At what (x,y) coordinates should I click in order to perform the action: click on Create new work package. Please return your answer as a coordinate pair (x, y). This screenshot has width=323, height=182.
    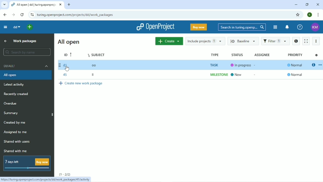
    Looking at the image, I should click on (81, 84).